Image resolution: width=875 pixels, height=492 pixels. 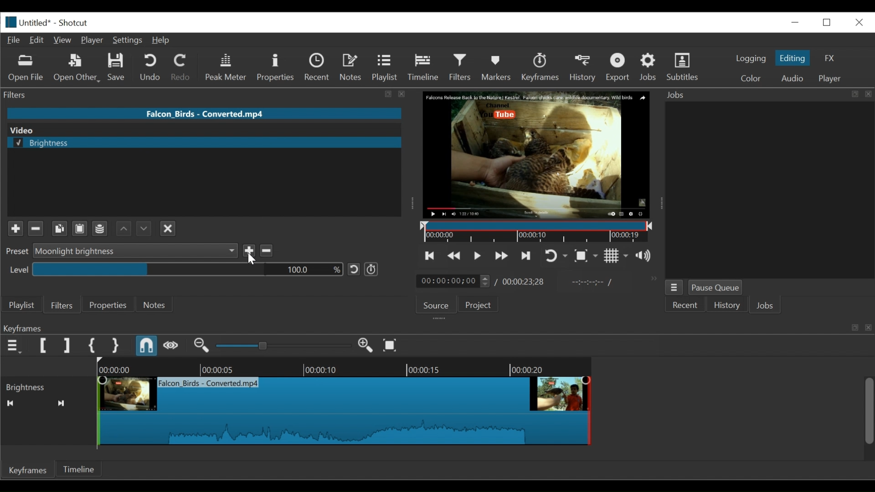 I want to click on Zoom keyframe out , so click(x=367, y=346).